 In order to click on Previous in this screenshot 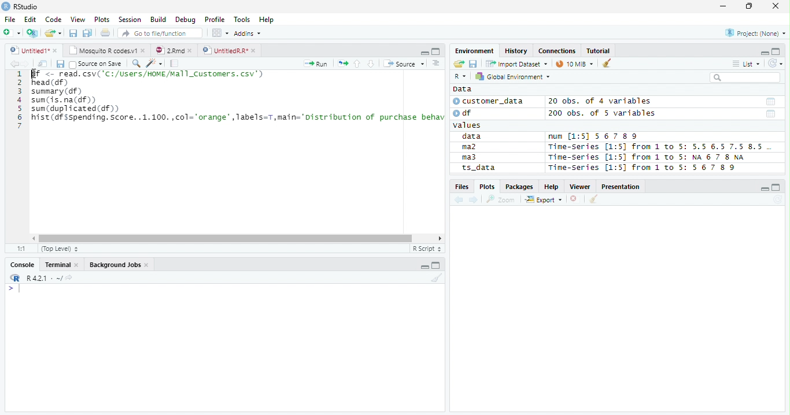, I will do `click(460, 200)`.